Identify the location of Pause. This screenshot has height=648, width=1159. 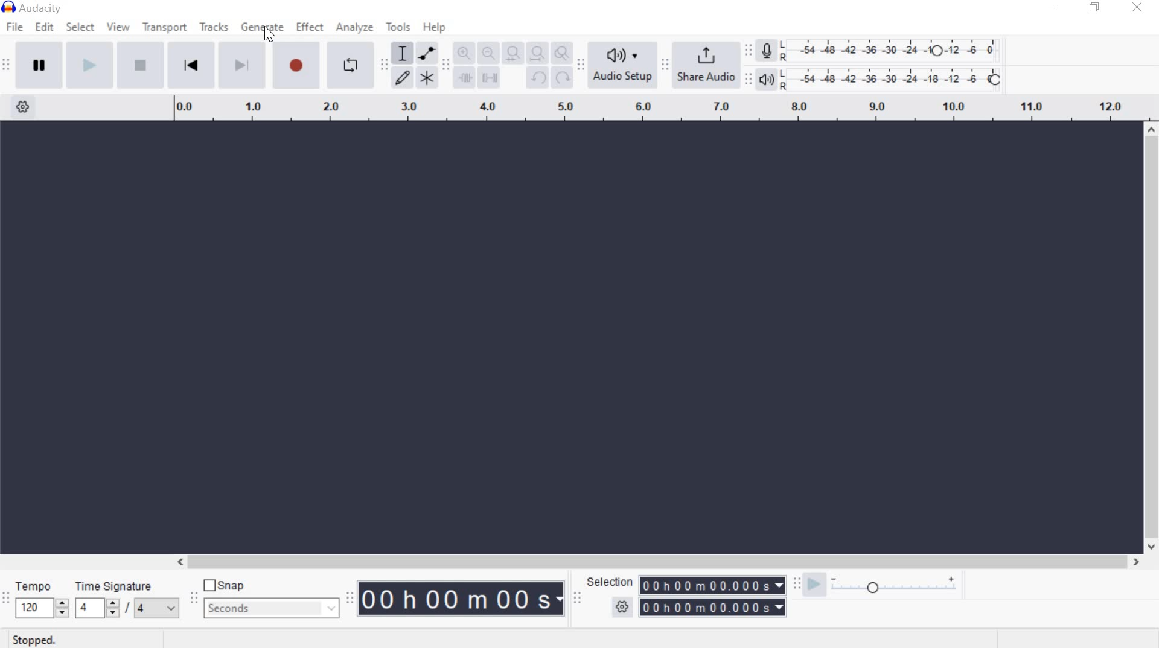
(39, 63).